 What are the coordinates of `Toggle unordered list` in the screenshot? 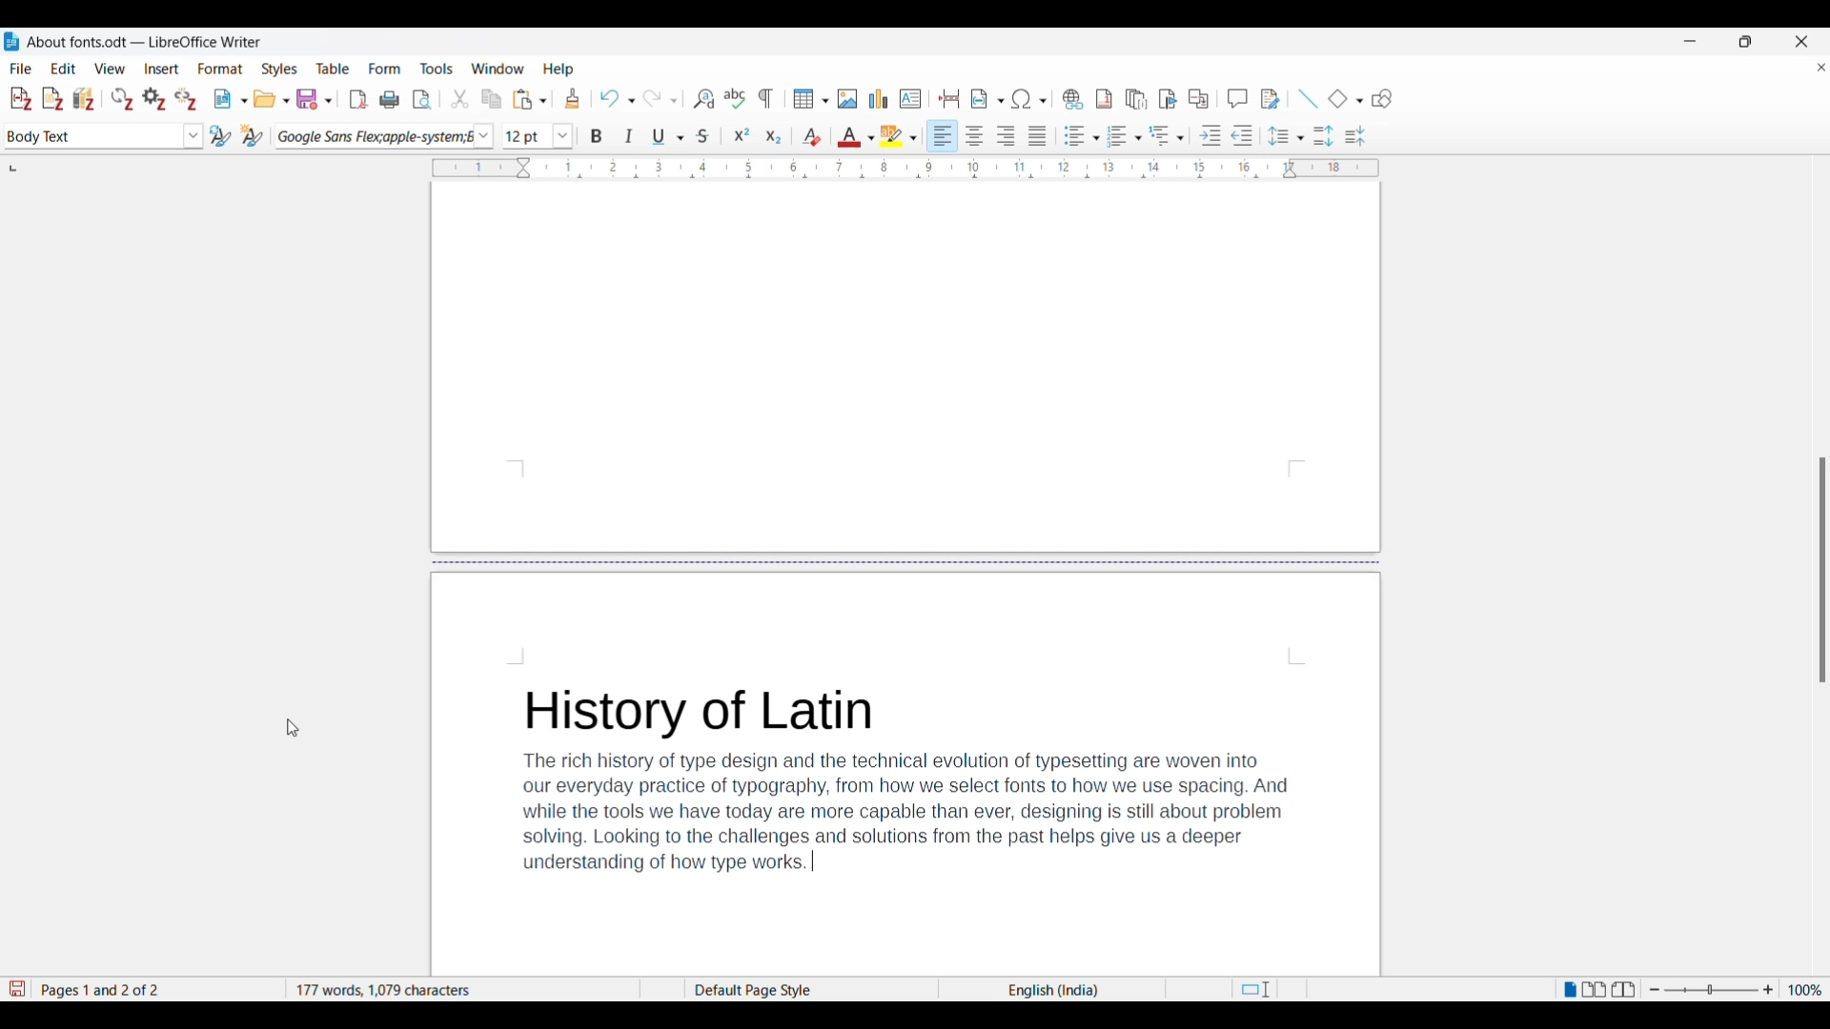 It's located at (1082, 135).